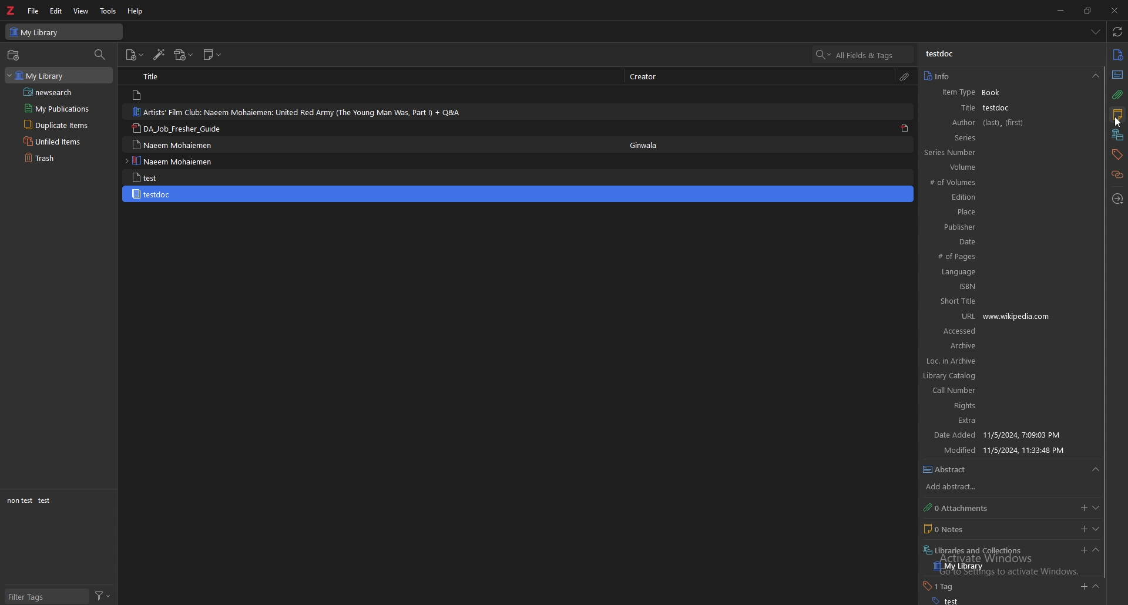 Image resolution: width=1128 pixels, height=605 pixels. I want to click on add items by identifier, so click(159, 54).